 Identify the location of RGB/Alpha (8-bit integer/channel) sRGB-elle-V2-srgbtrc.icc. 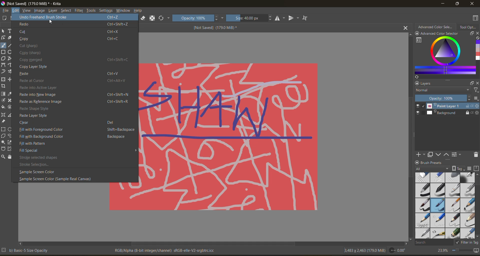
(165, 250).